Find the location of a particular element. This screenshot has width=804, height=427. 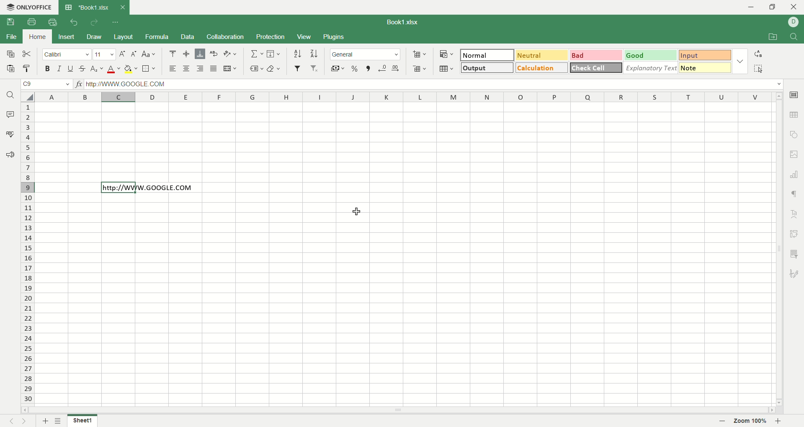

replace is located at coordinates (758, 53).